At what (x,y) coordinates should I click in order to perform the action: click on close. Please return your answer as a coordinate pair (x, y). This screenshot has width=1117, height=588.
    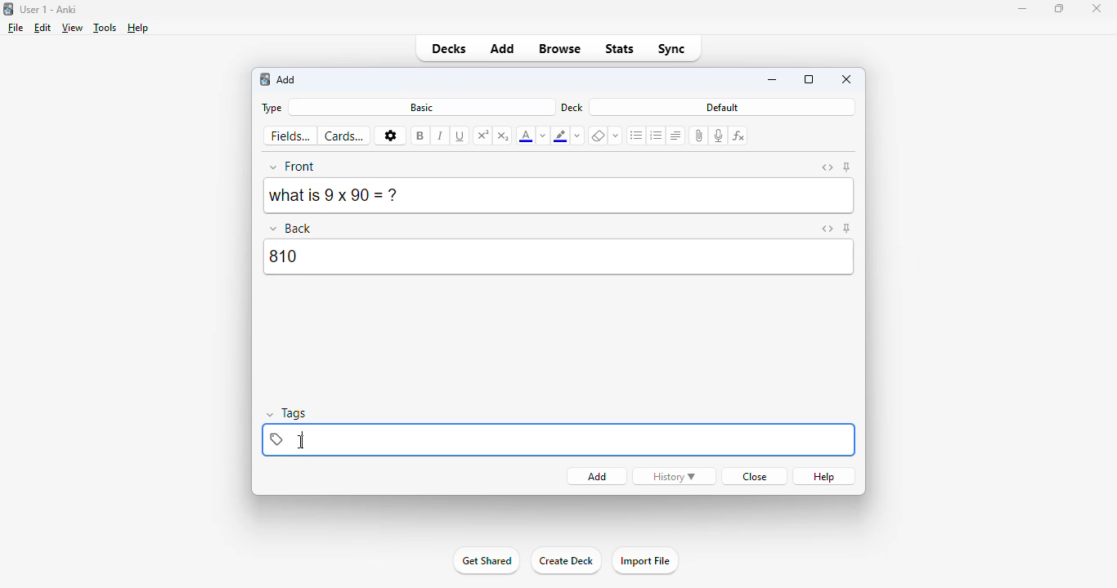
    Looking at the image, I should click on (847, 78).